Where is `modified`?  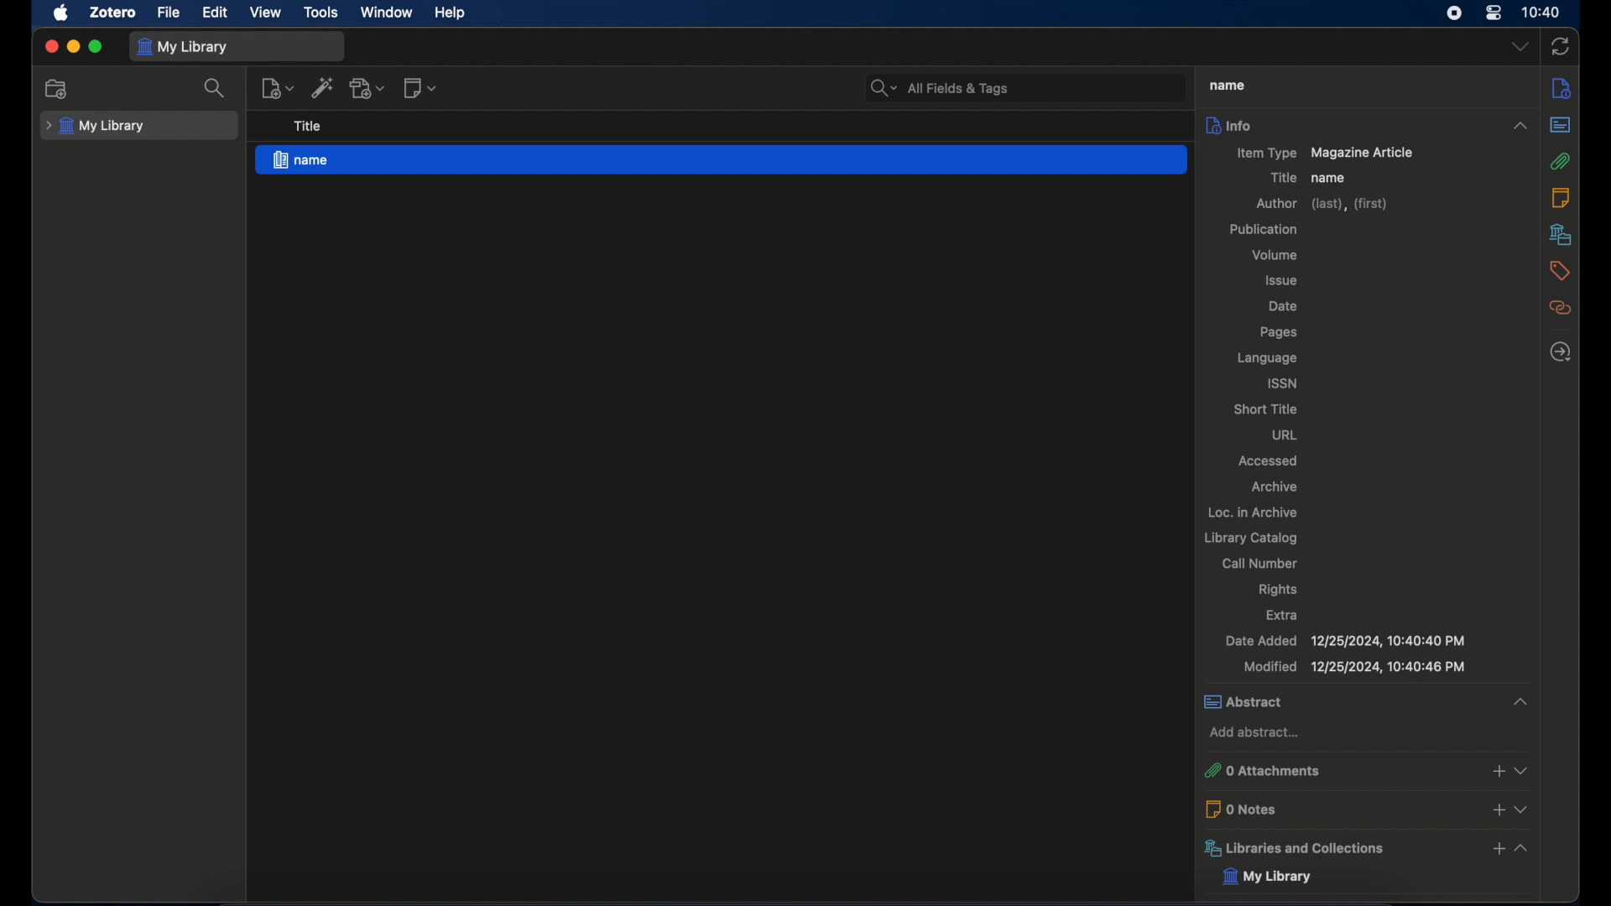 modified is located at coordinates (1354, 667).